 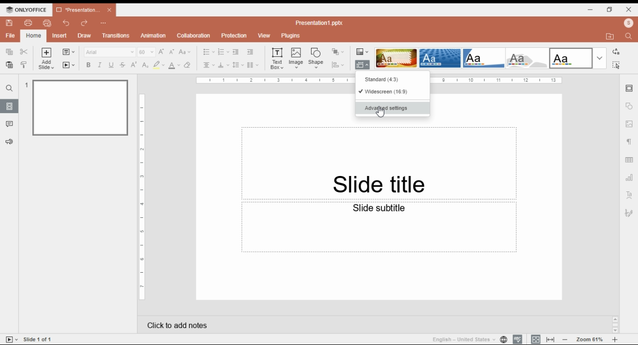 What do you see at coordinates (109, 52) in the screenshot?
I see `Arial` at bounding box center [109, 52].